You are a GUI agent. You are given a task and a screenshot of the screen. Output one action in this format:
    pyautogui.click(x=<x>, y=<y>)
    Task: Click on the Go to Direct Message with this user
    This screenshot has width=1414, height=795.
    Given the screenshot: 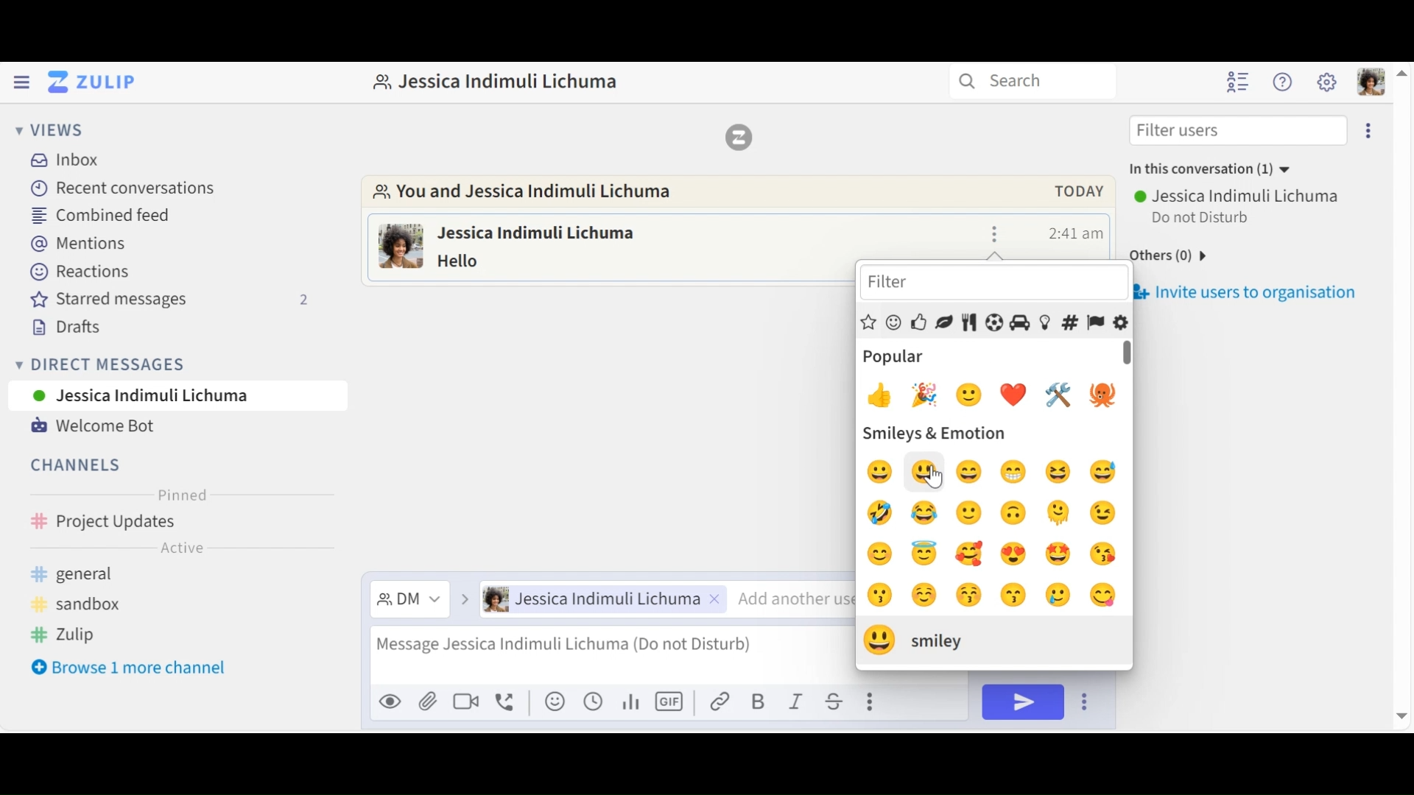 What is the action you would take?
    pyautogui.click(x=533, y=194)
    